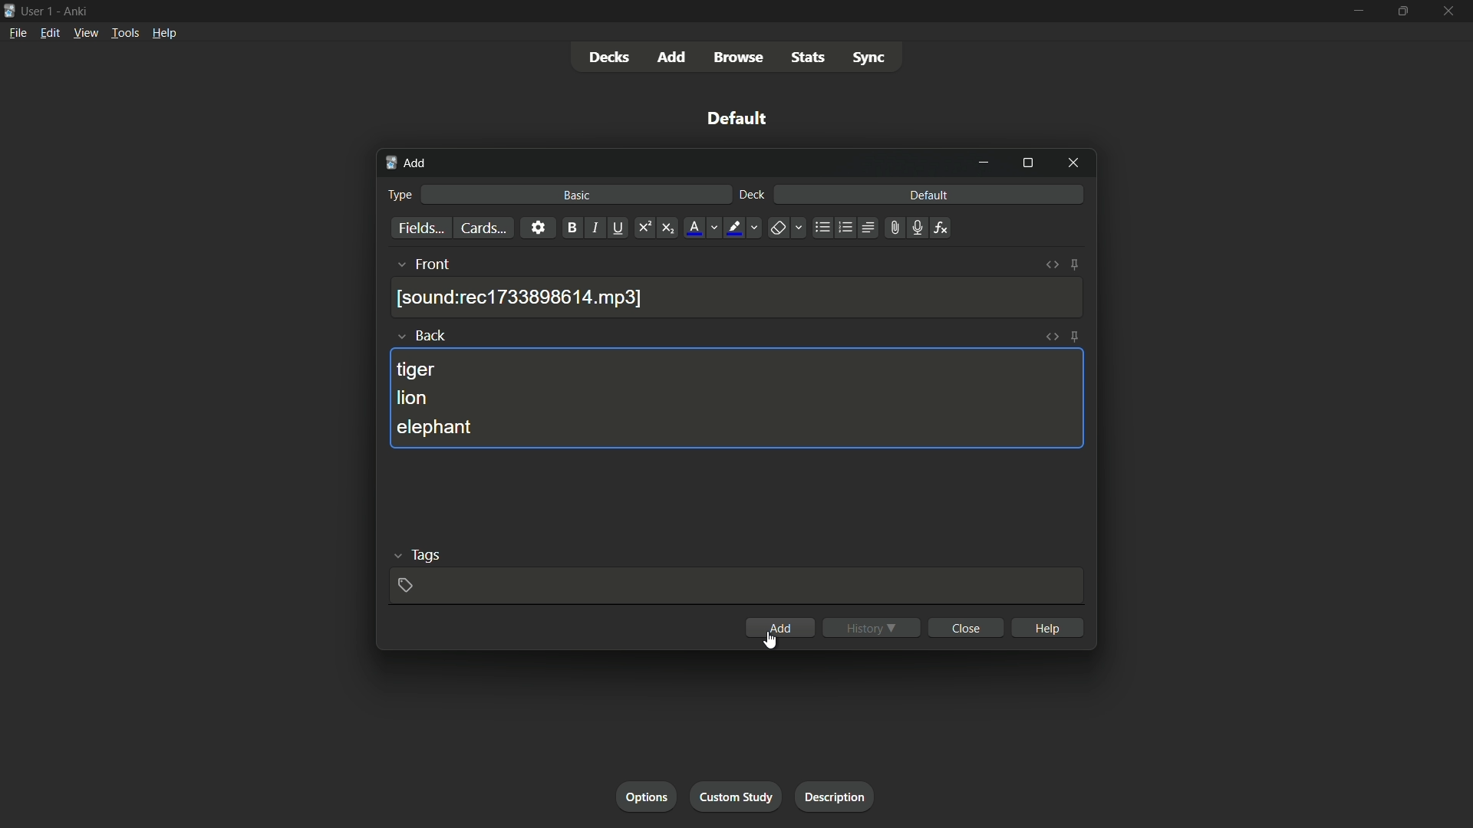 The image size is (1473, 828). Describe the element at coordinates (1075, 337) in the screenshot. I see `toggle sticky` at that location.